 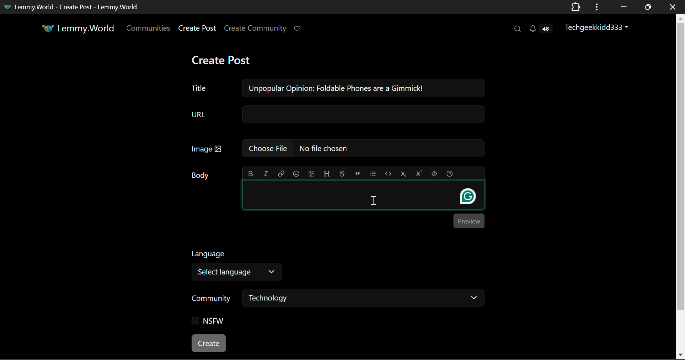 I want to click on italic, so click(x=266, y=173).